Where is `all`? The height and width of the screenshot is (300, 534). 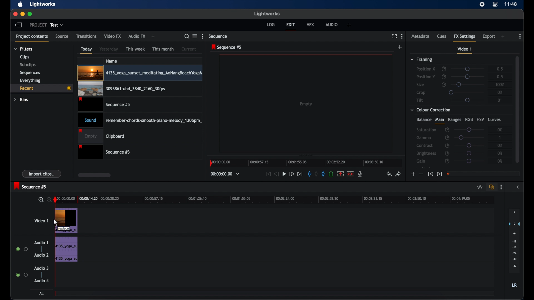
all is located at coordinates (42, 293).